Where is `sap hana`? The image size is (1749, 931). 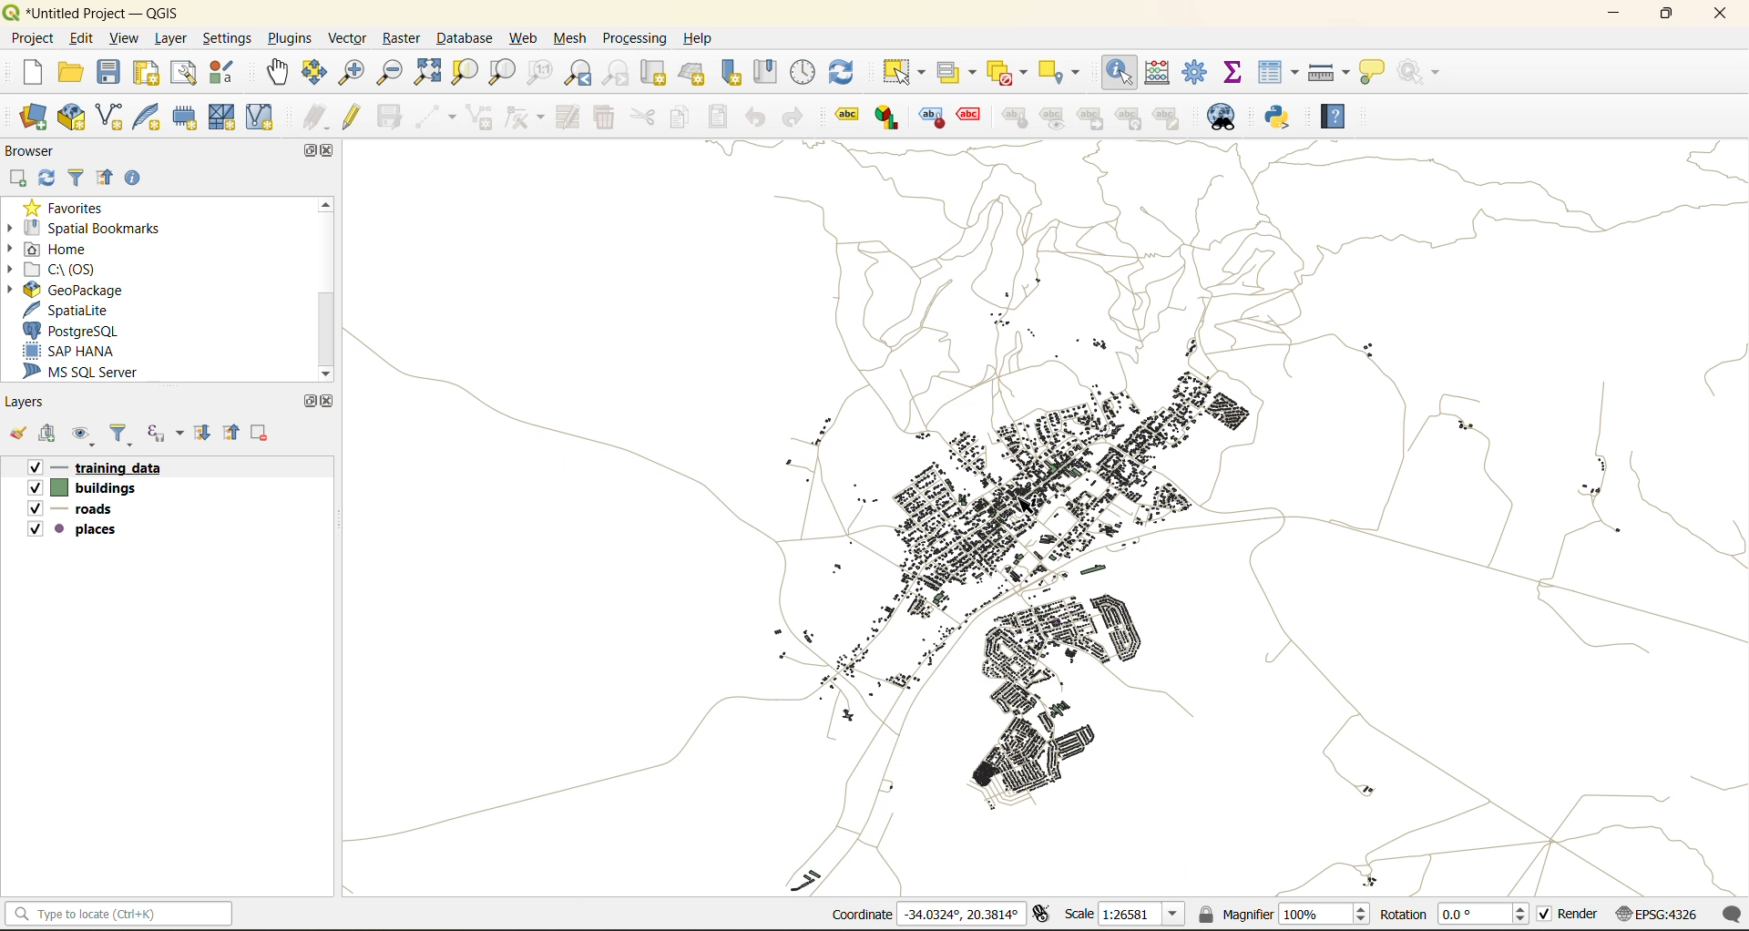 sap hana is located at coordinates (86, 352).